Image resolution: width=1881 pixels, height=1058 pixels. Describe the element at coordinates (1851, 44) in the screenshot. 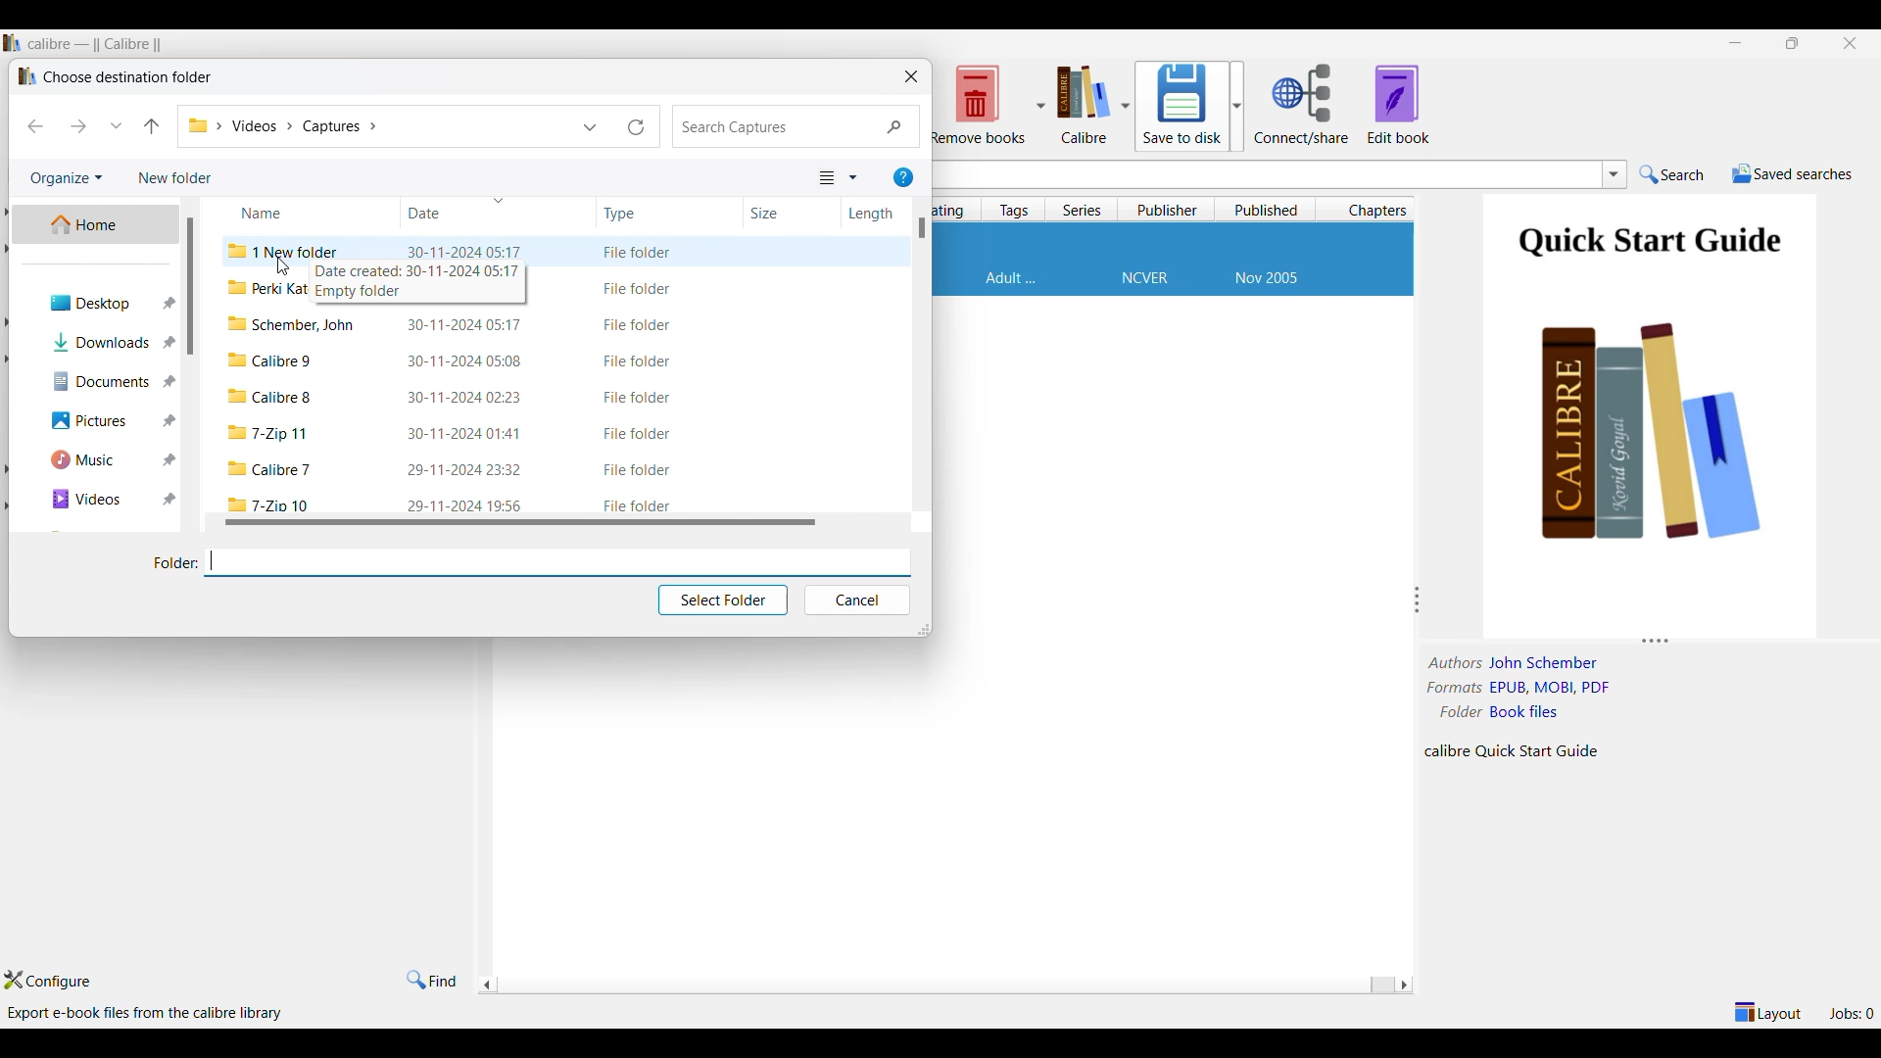

I see `Close interface` at that location.